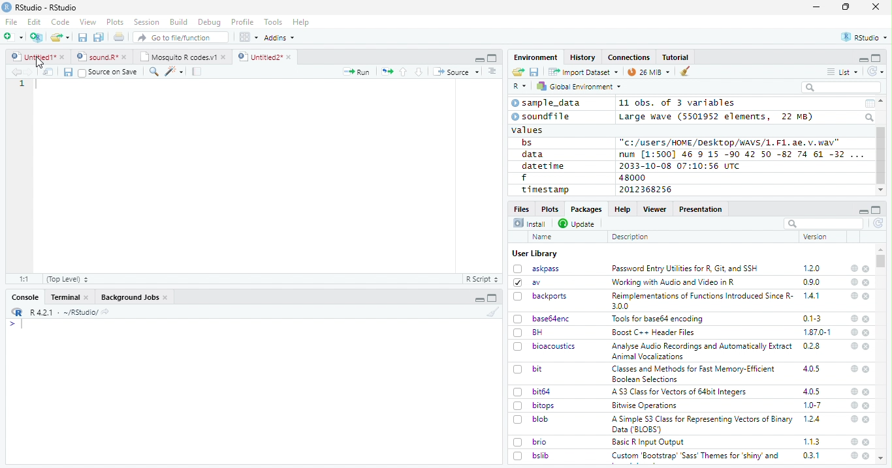 This screenshot has height=468, width=892. I want to click on Re-run the previous code region, so click(386, 72).